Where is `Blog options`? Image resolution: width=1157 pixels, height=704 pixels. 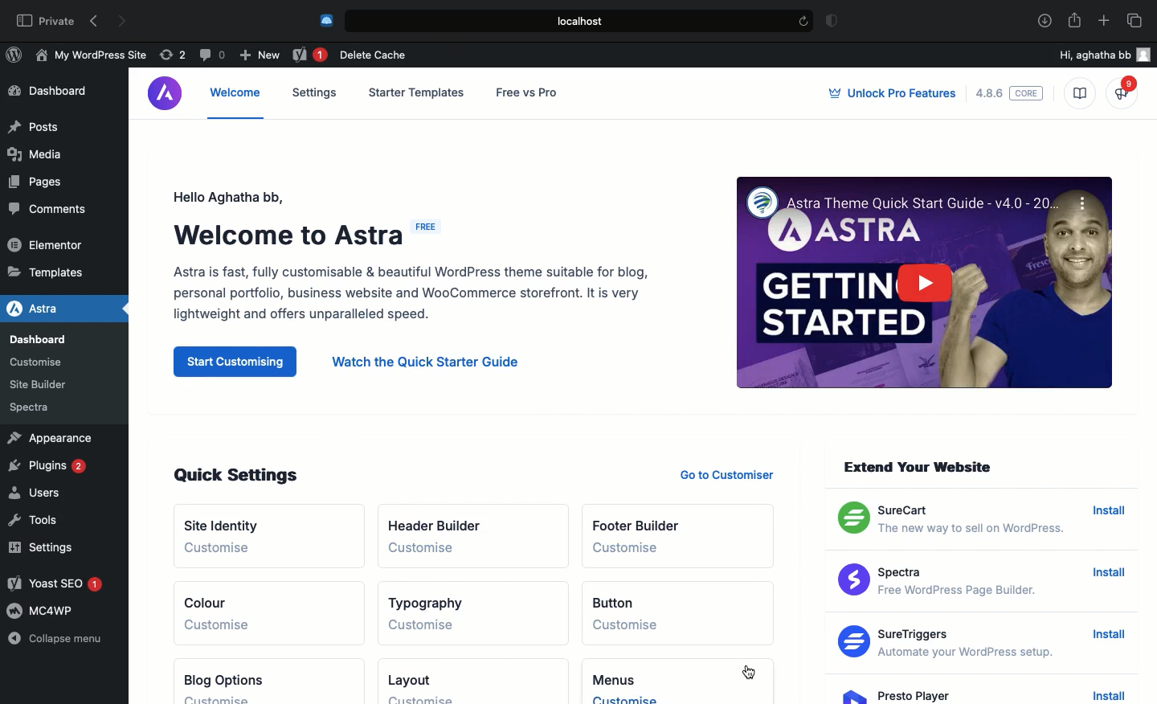 Blog options is located at coordinates (224, 679).